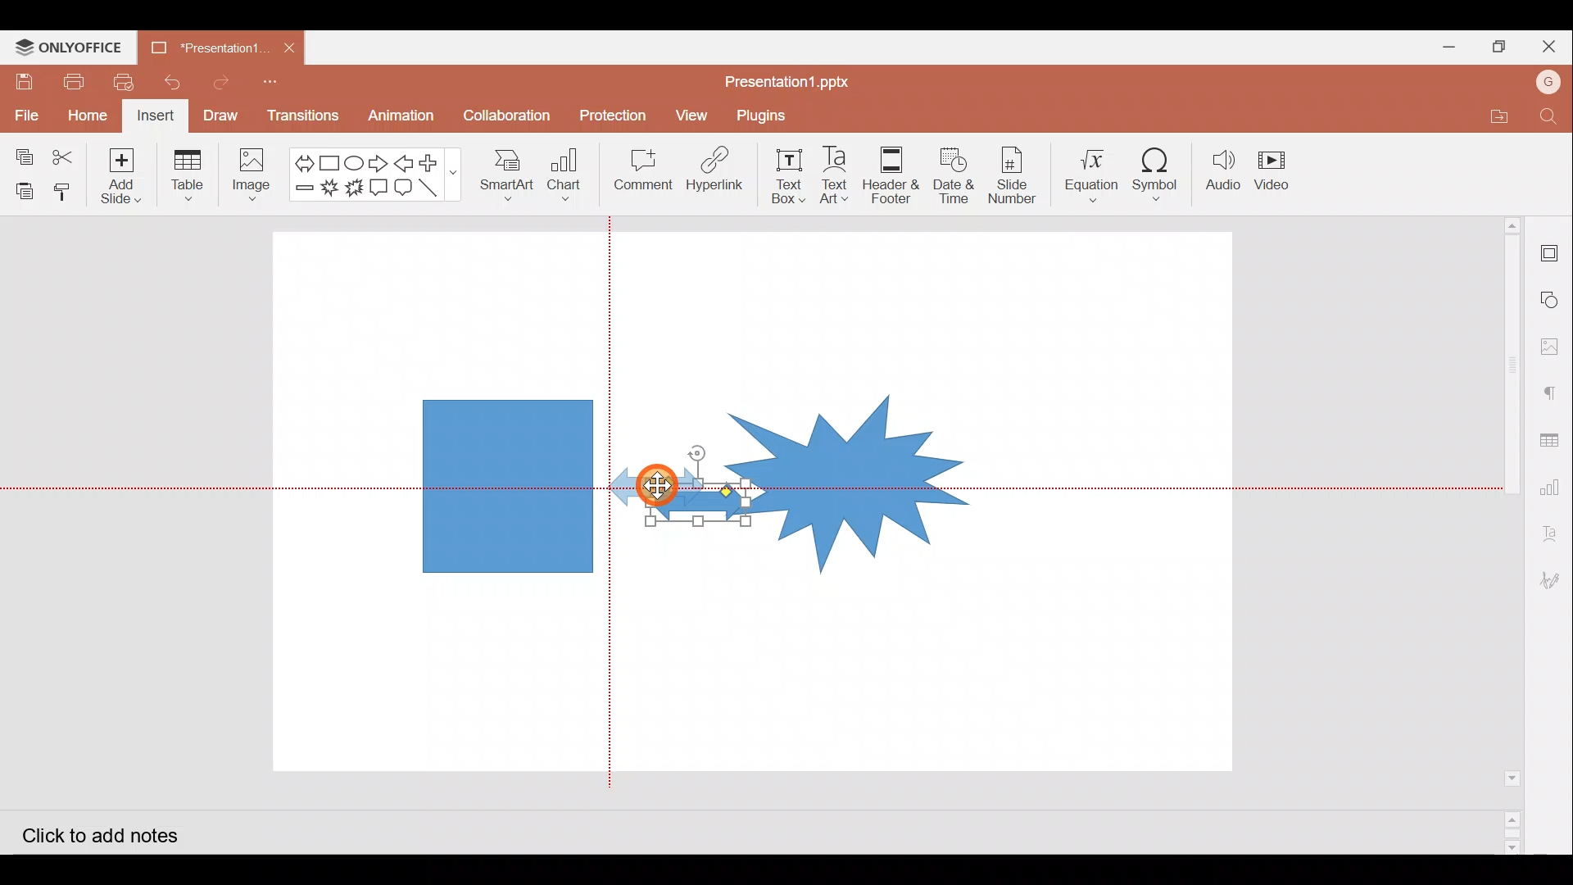 This screenshot has height=885, width=1573. What do you see at coordinates (569, 179) in the screenshot?
I see `Chart` at bounding box center [569, 179].